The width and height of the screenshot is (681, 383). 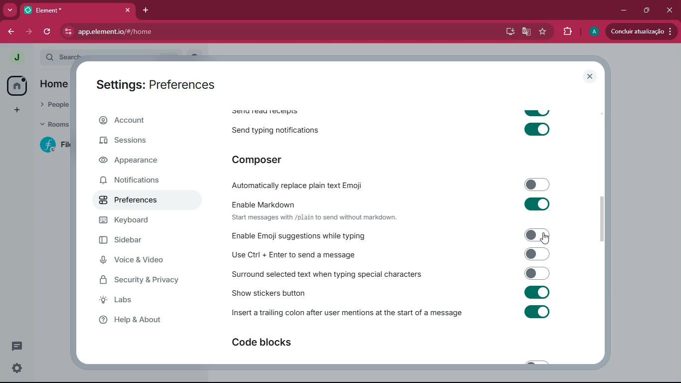 I want to click on home, so click(x=17, y=85).